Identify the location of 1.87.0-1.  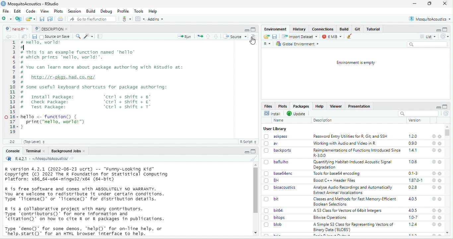
(416, 180).